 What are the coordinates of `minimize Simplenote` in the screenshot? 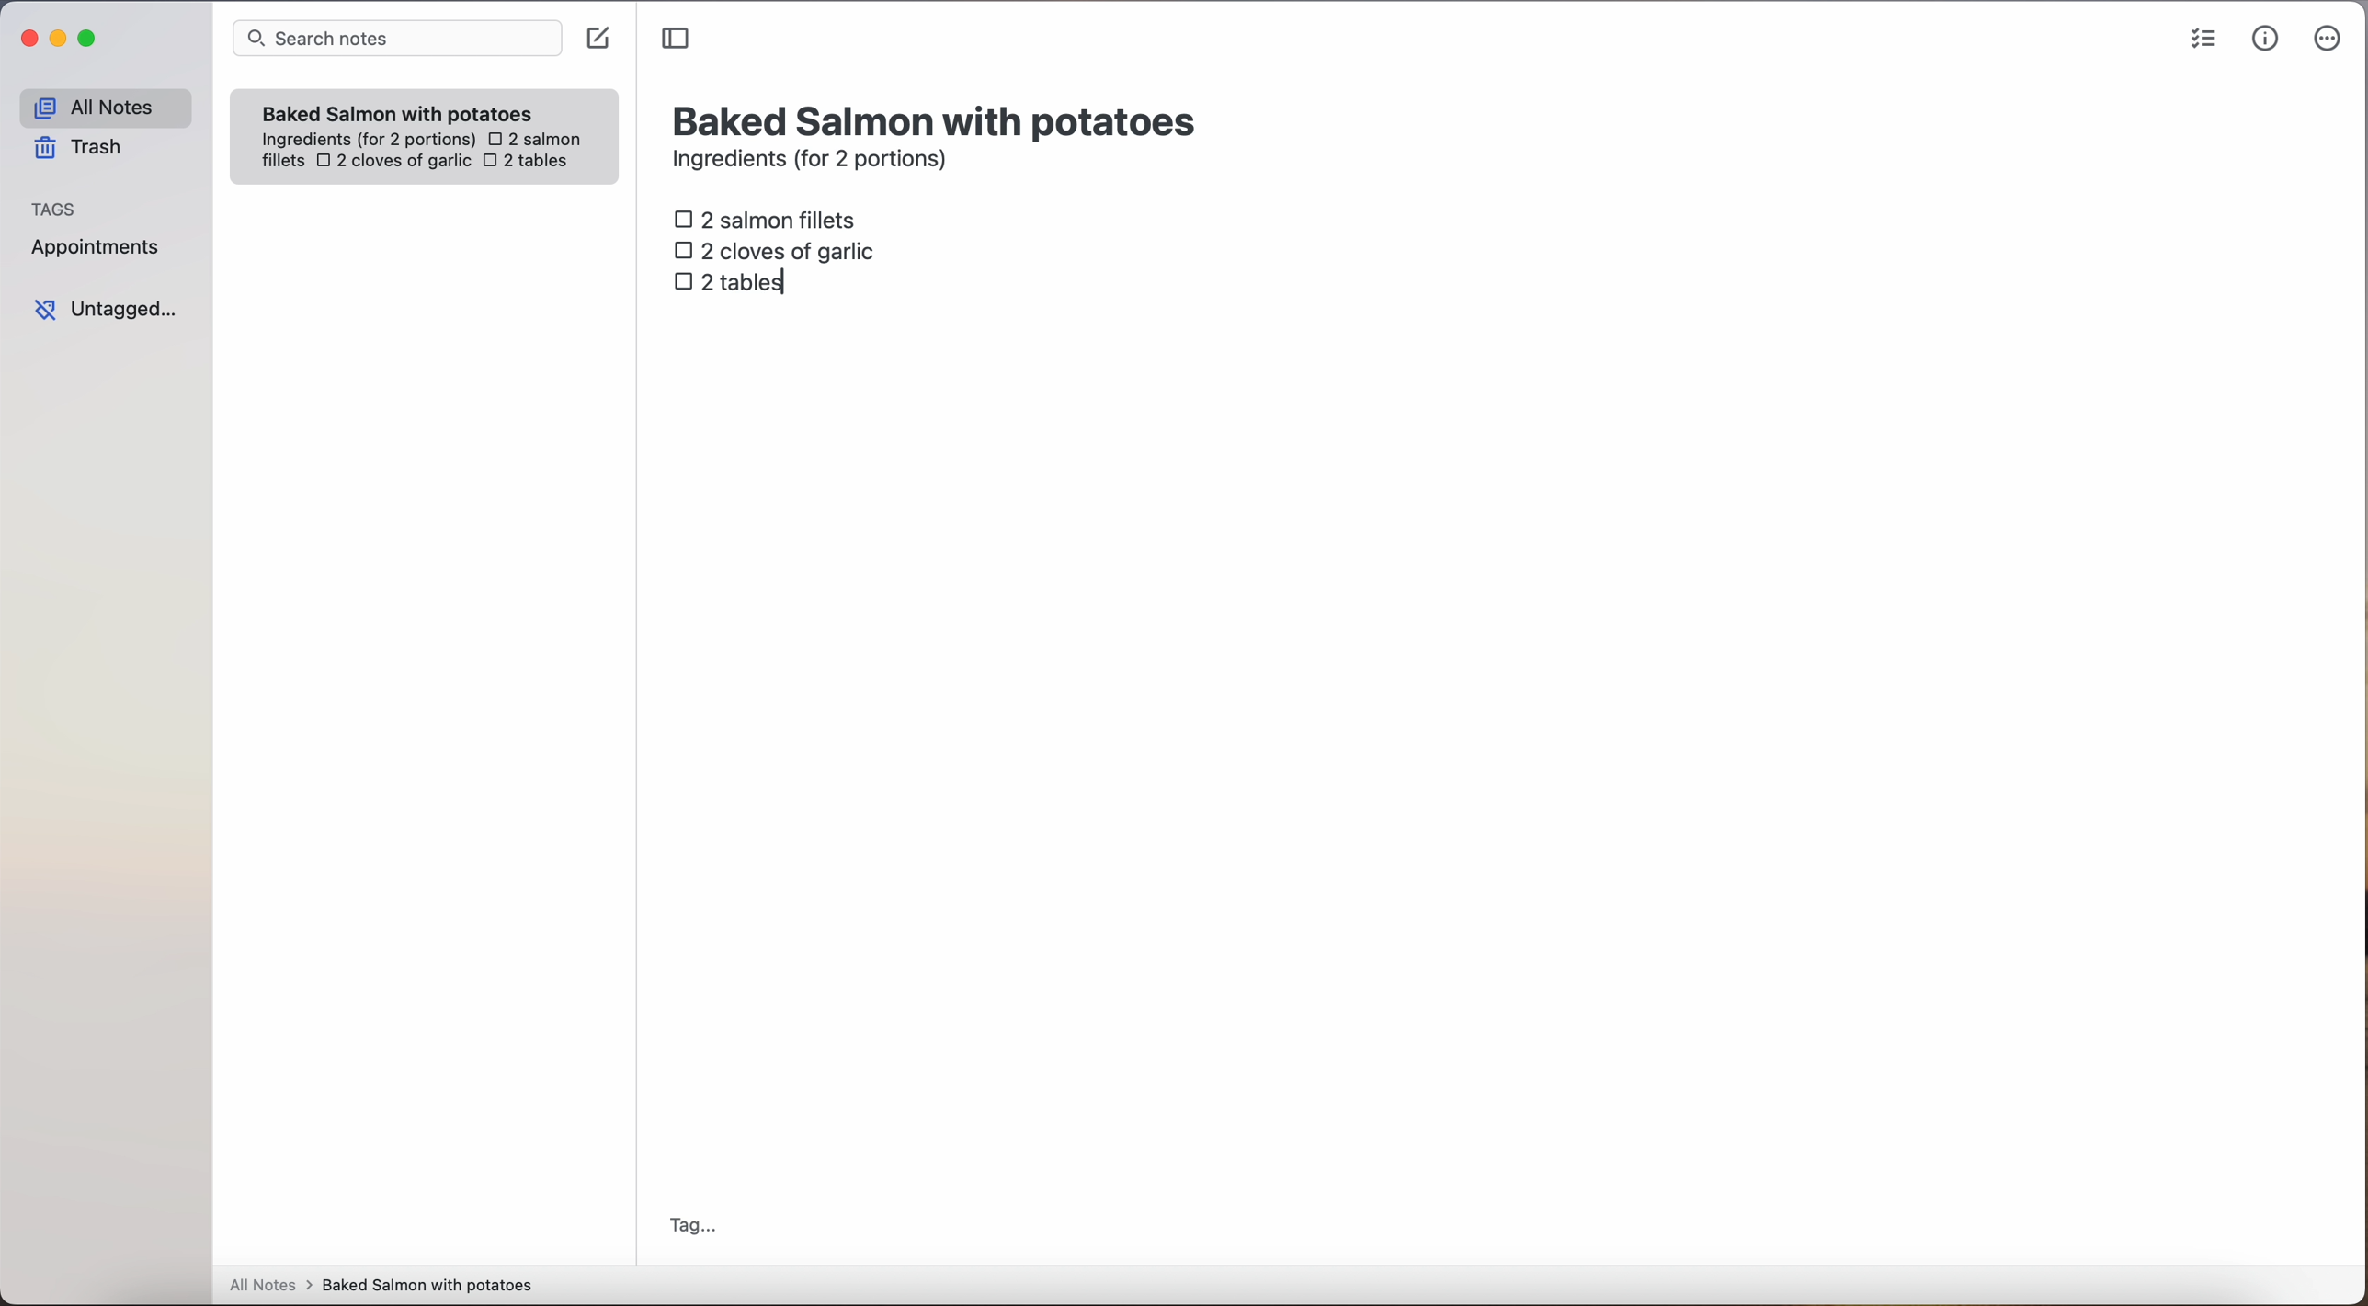 It's located at (58, 40).